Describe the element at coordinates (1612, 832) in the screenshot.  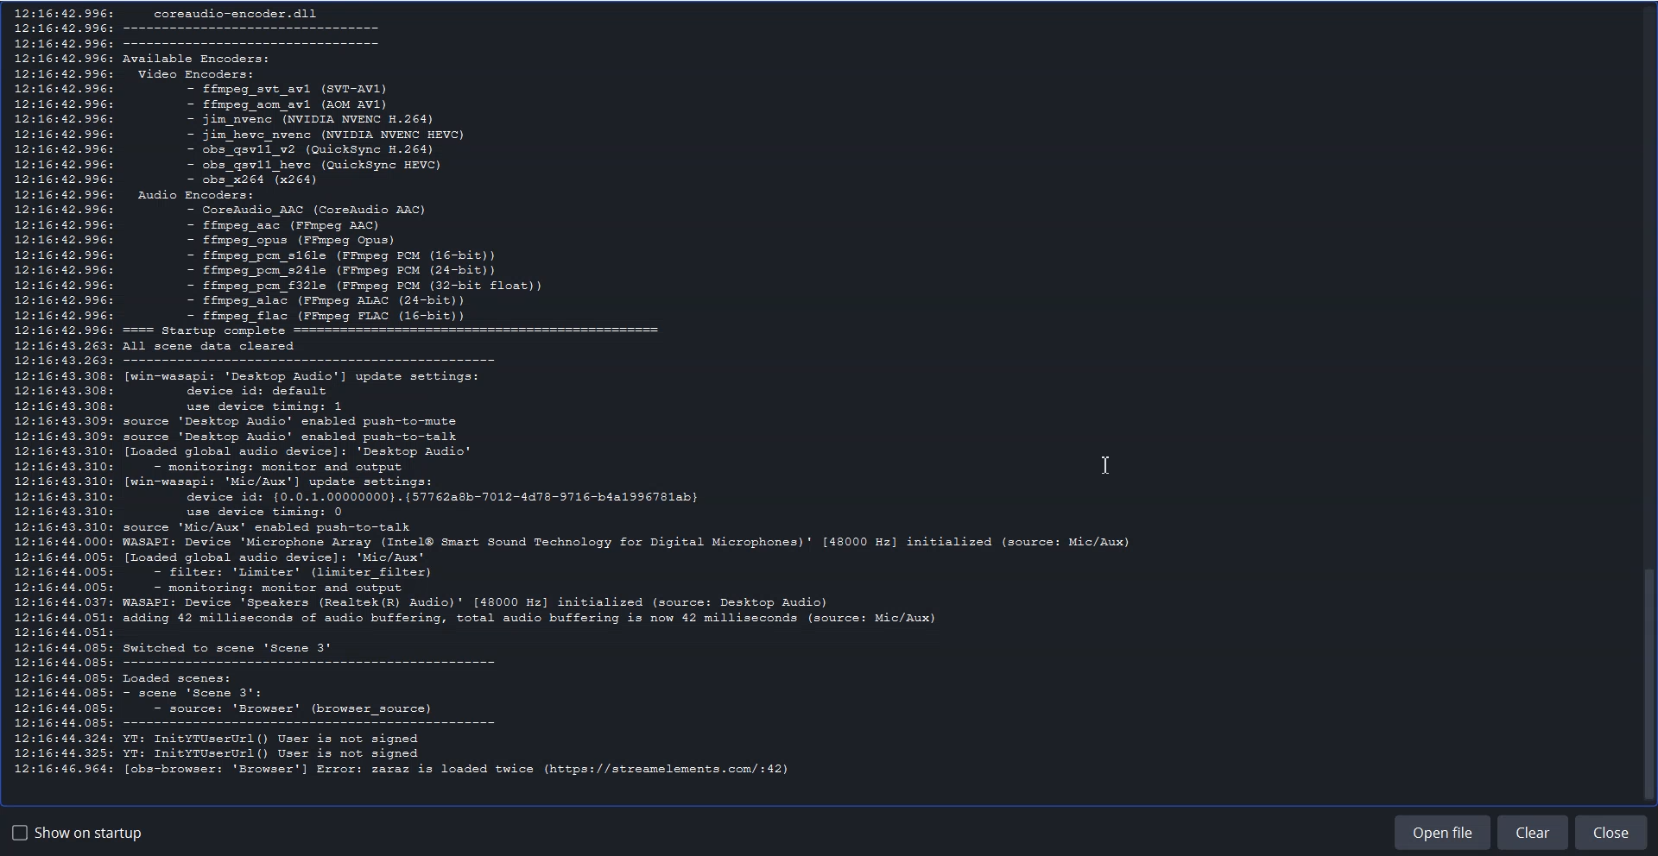
I see `Close` at that location.